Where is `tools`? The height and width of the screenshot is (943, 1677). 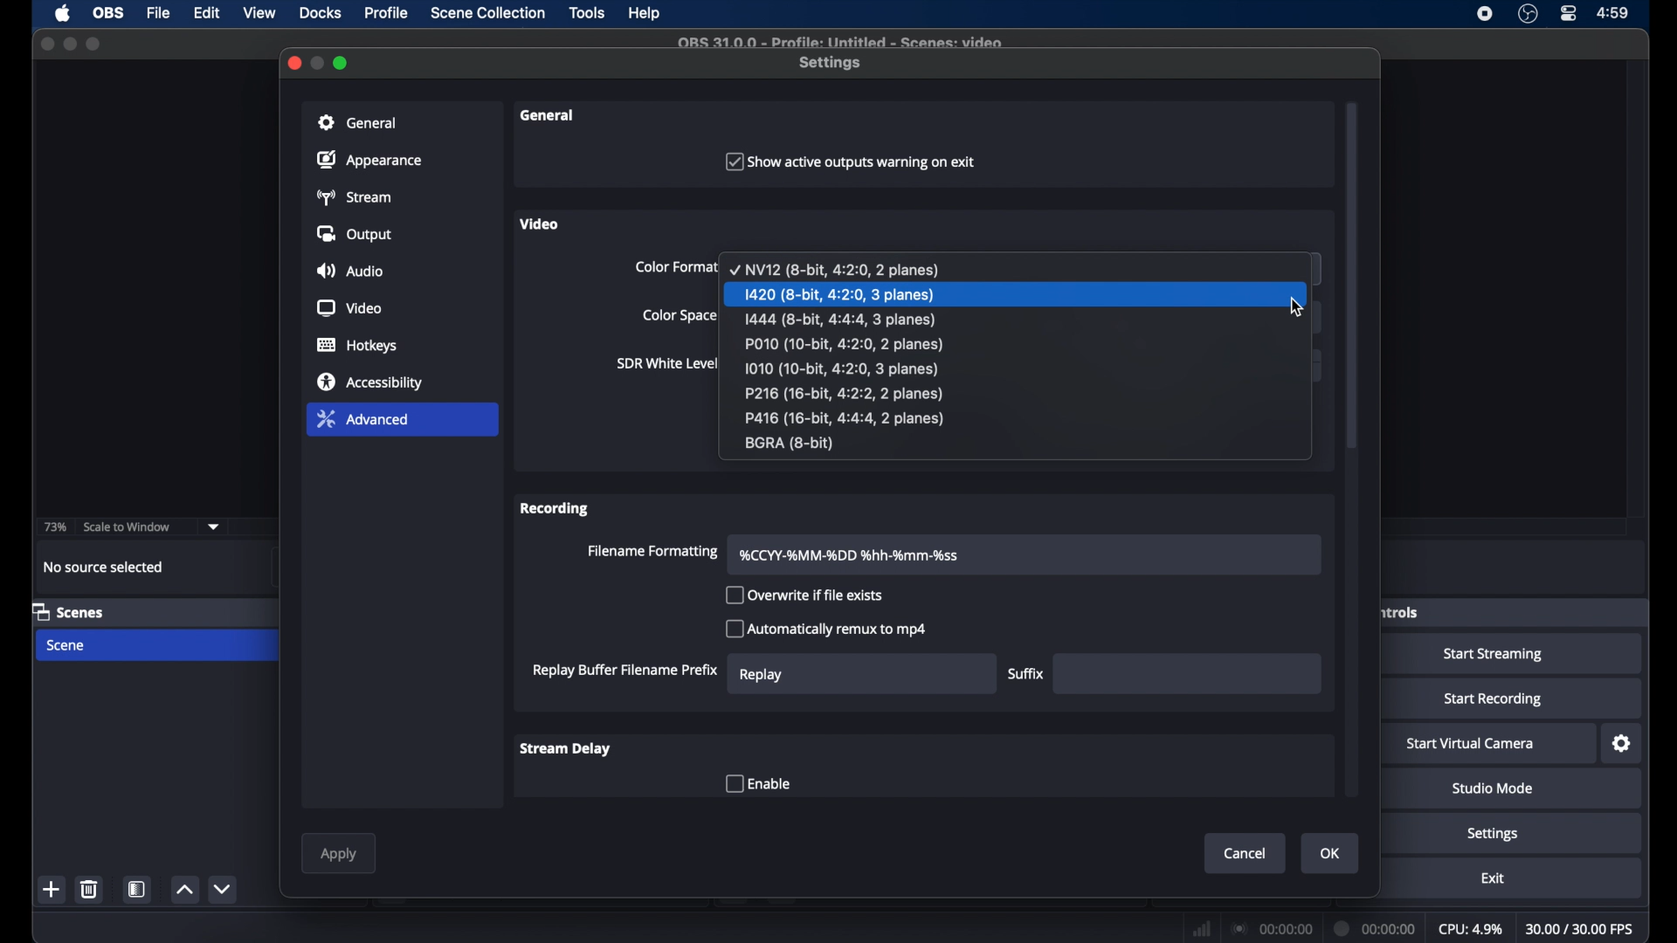
tools is located at coordinates (587, 12).